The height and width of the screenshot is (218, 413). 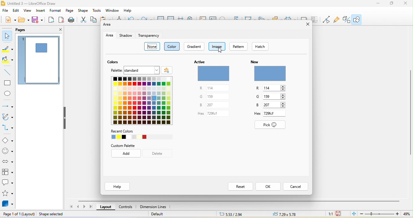 I want to click on since the last save, so click(x=340, y=214).